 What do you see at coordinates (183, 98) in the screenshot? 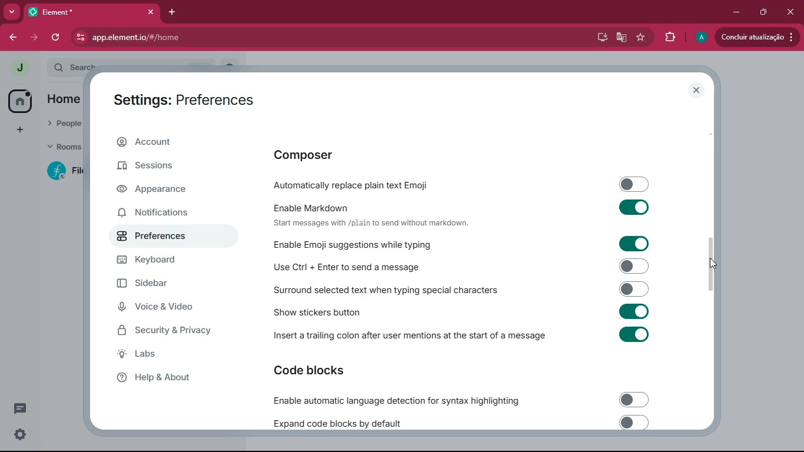
I see `Settings: Preferences` at bounding box center [183, 98].